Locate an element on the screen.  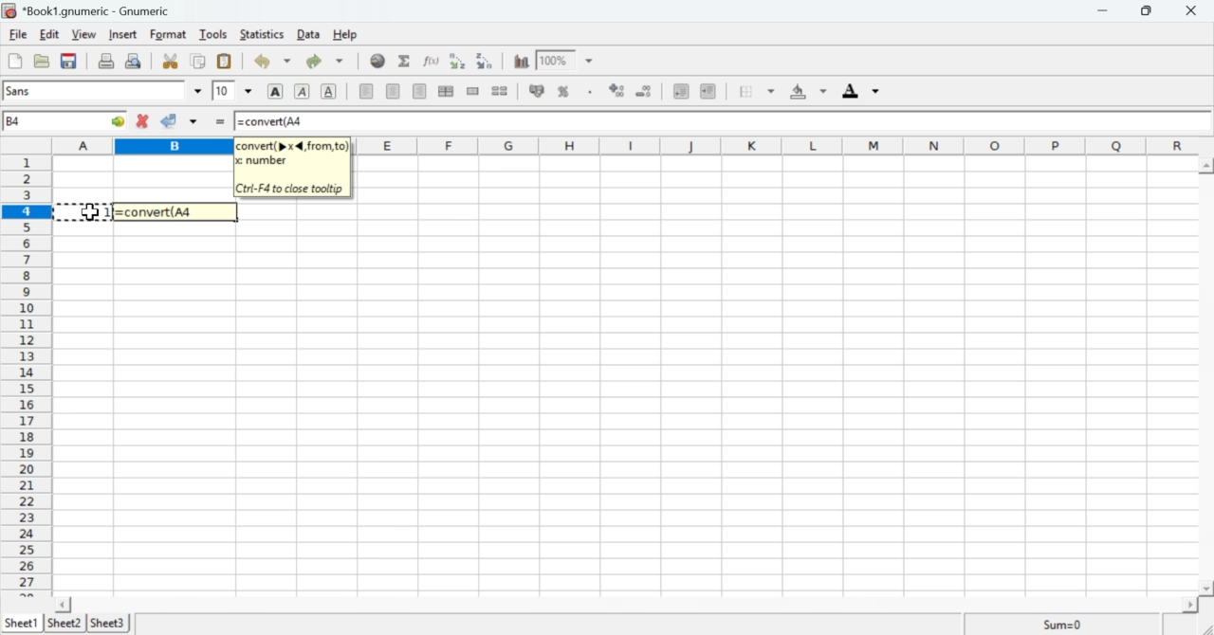
Cut selection is located at coordinates (169, 62).